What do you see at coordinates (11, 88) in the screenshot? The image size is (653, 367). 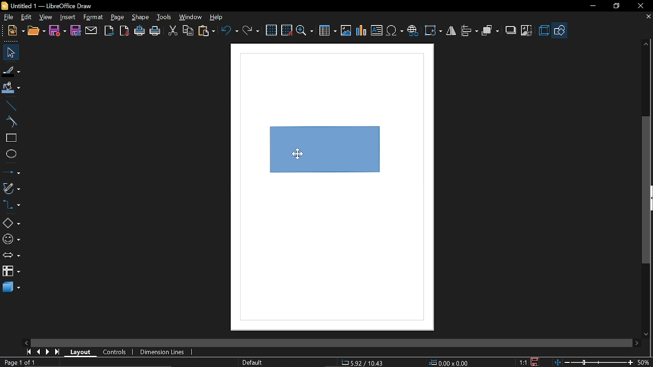 I see `Fill color` at bounding box center [11, 88].